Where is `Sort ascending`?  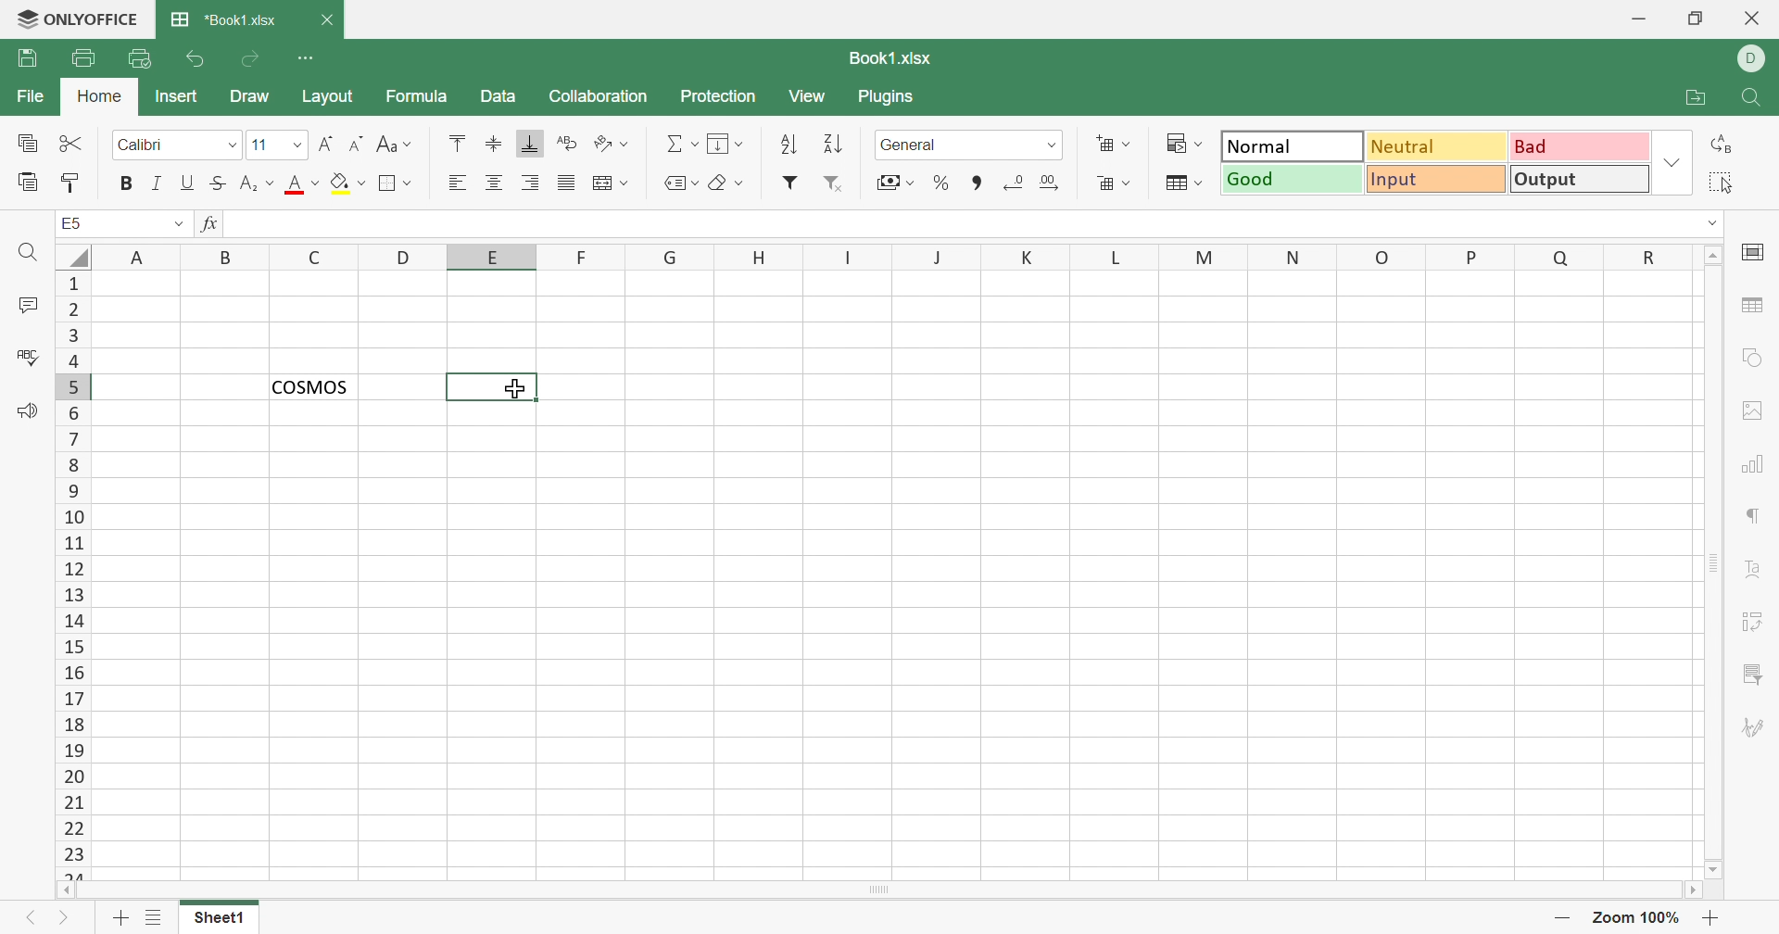 Sort ascending is located at coordinates (789, 146).